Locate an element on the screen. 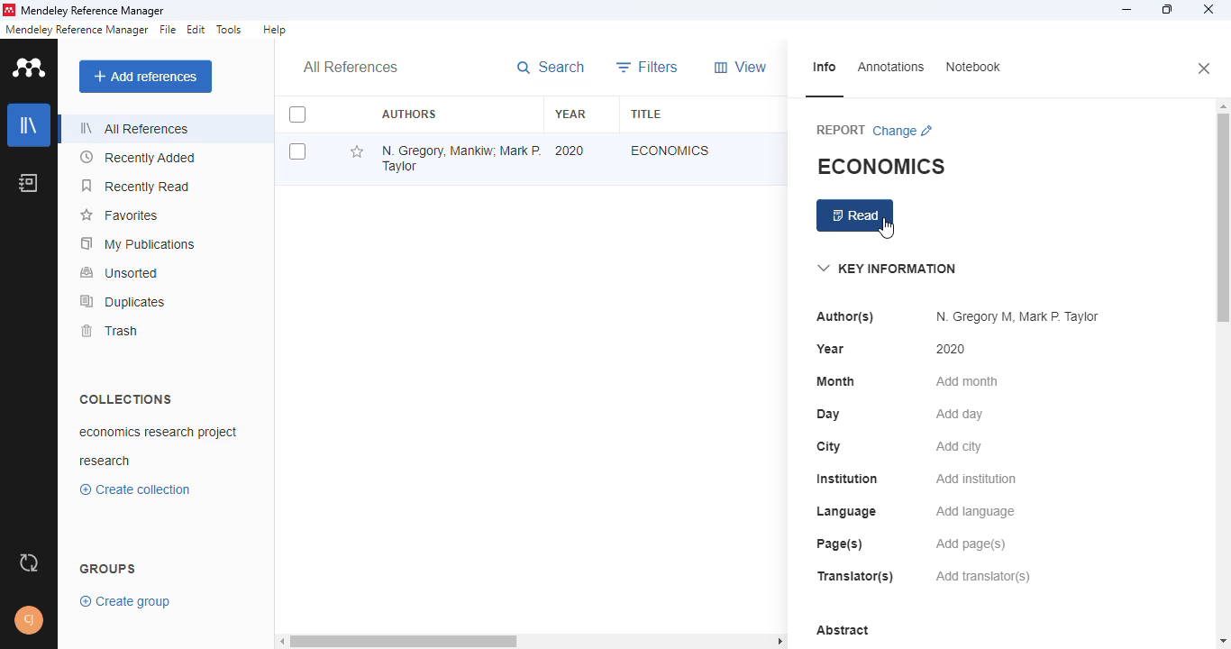  all references is located at coordinates (137, 128).